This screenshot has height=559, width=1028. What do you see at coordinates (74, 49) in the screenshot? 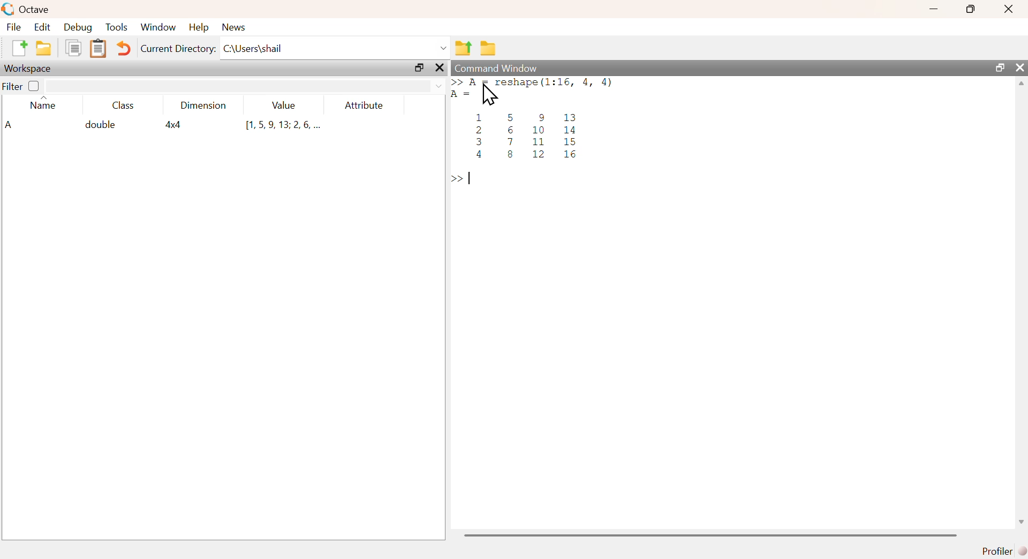
I see `copy` at bounding box center [74, 49].